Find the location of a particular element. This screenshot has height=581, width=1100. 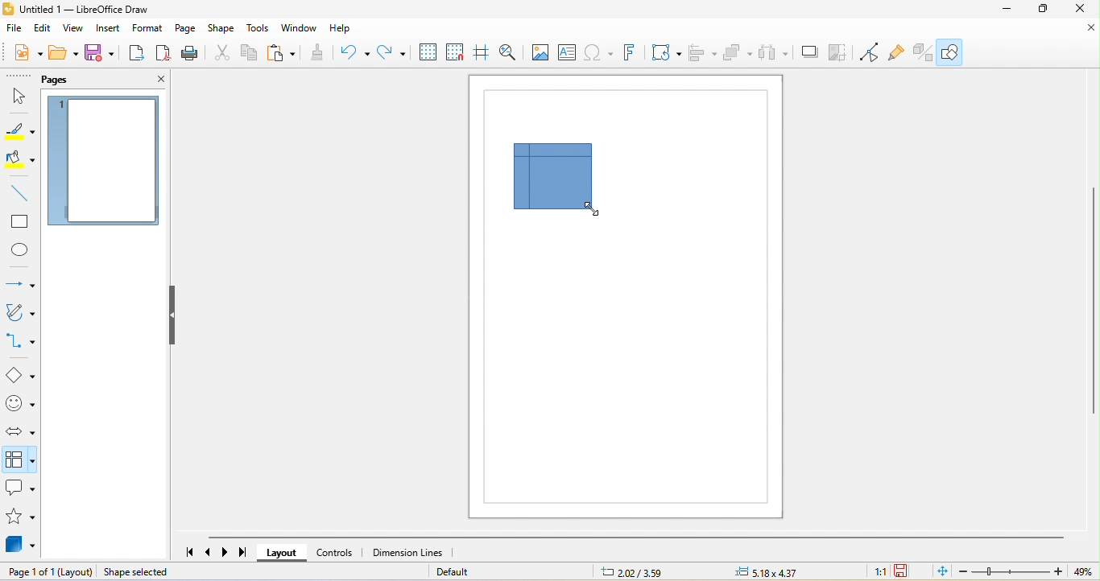

arrange is located at coordinates (738, 54).